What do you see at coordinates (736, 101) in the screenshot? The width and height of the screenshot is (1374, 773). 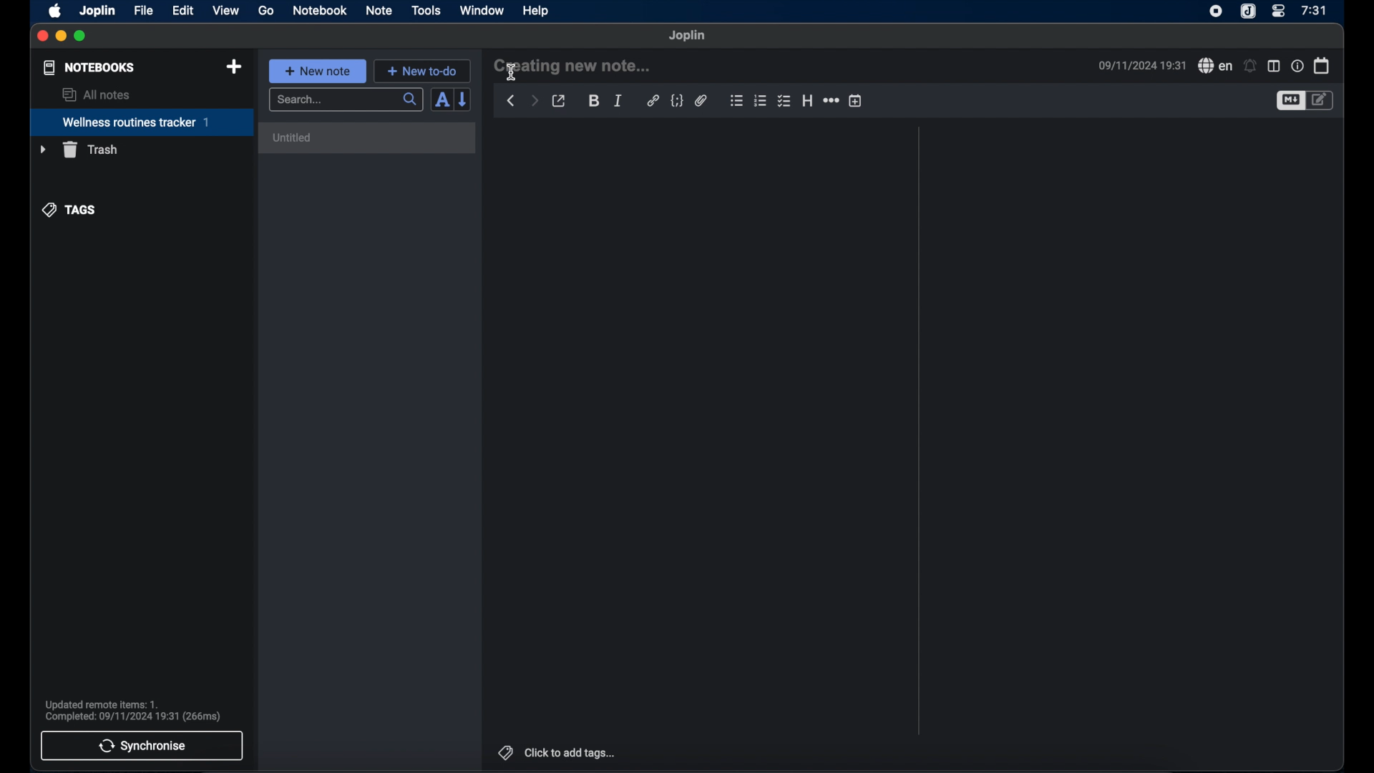 I see `bulleted list` at bounding box center [736, 101].